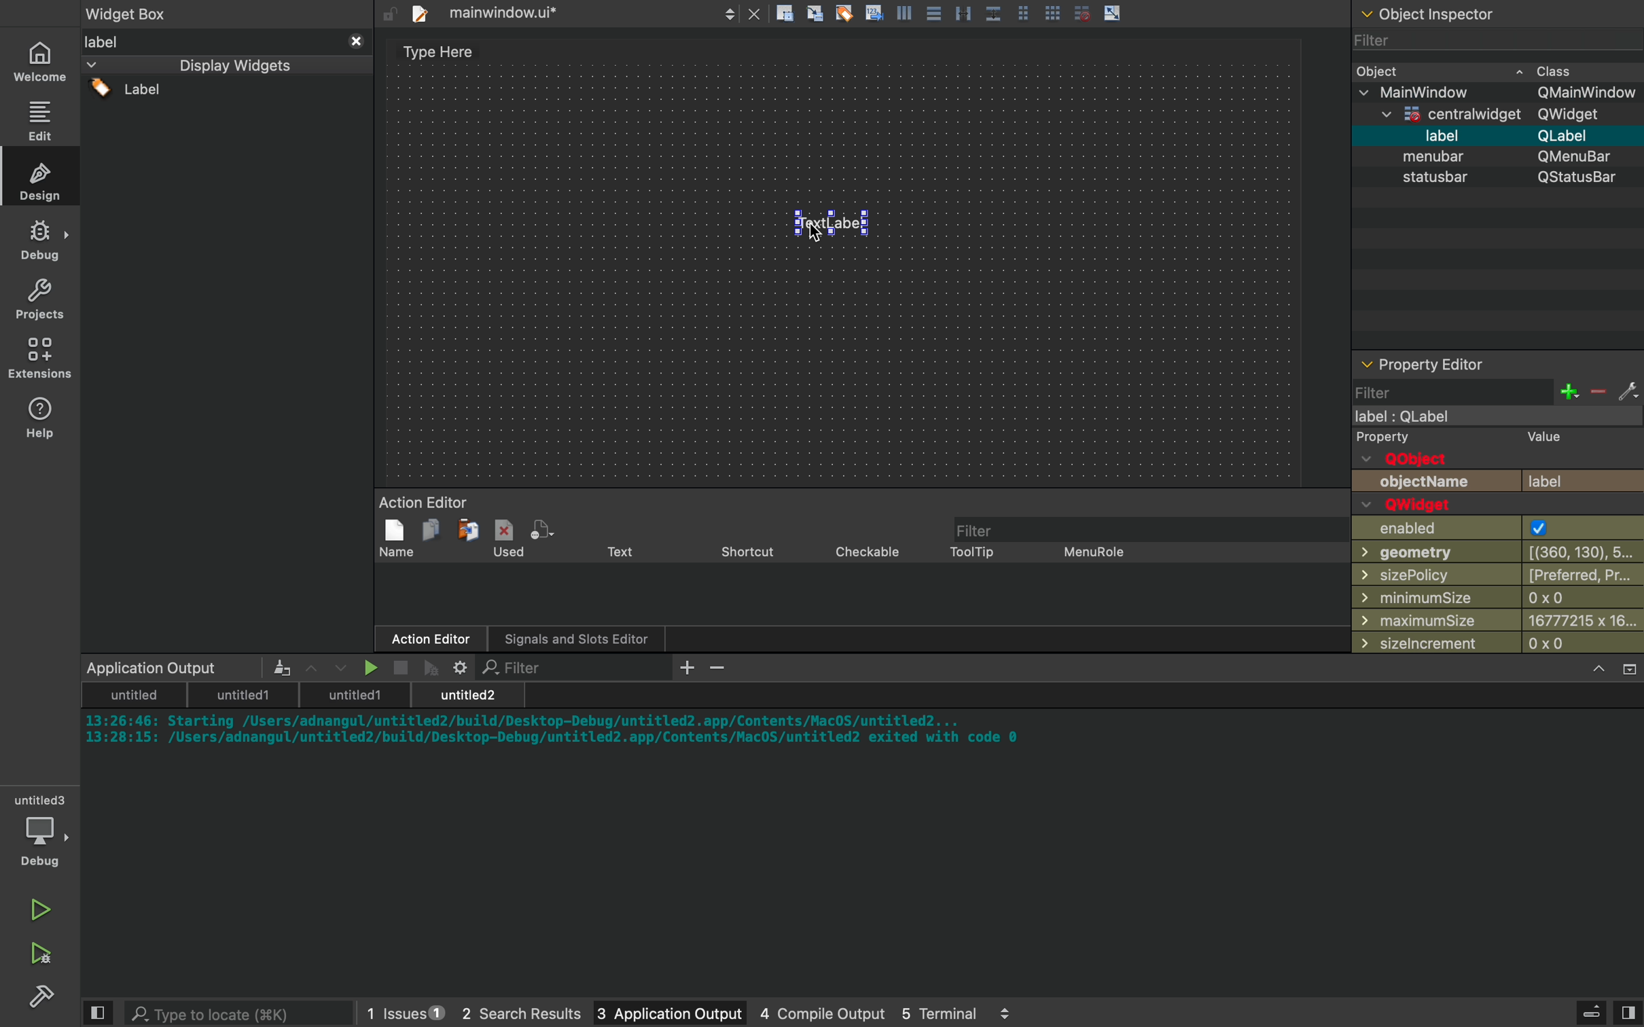 This screenshot has width=1644, height=1027. I want to click on , so click(1447, 13).